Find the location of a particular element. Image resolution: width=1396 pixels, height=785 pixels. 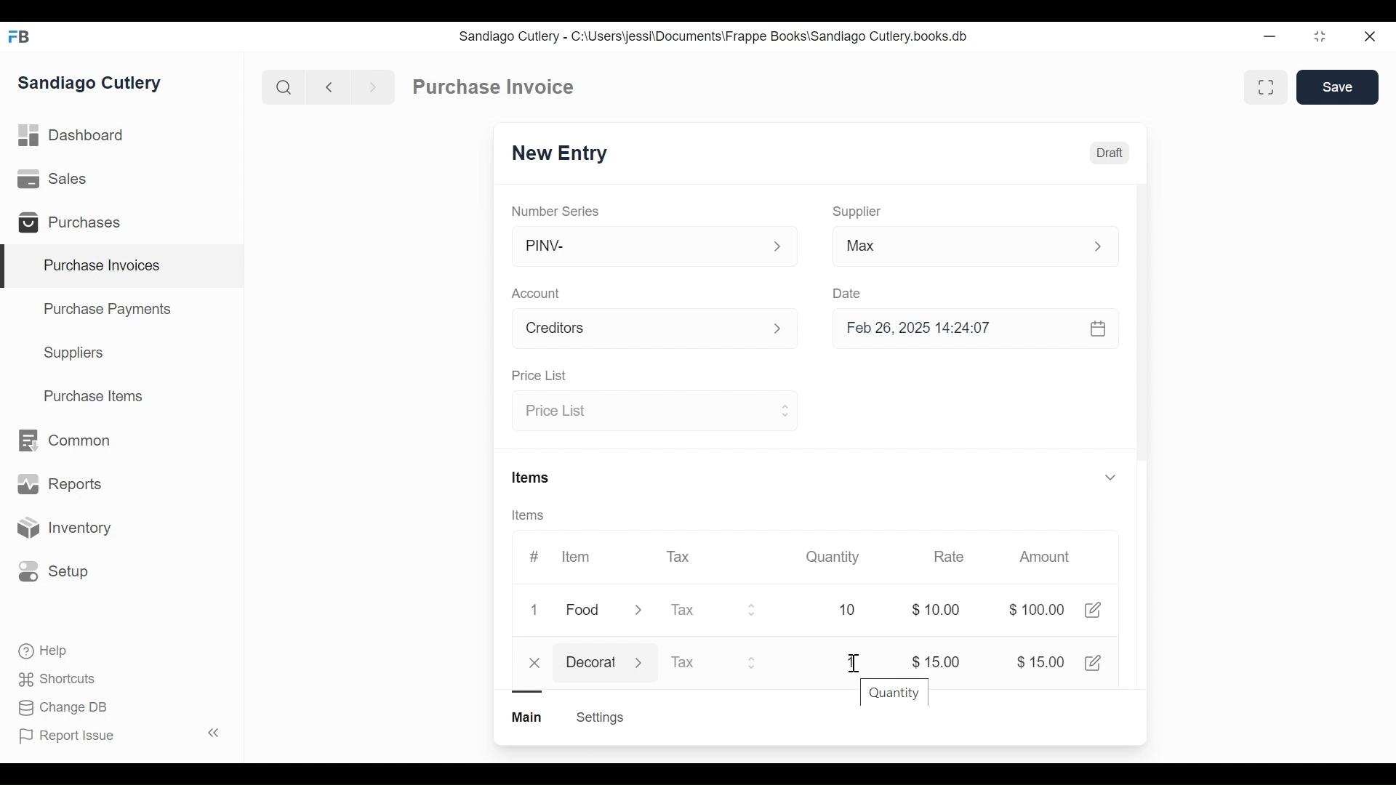

Search is located at coordinates (284, 86).